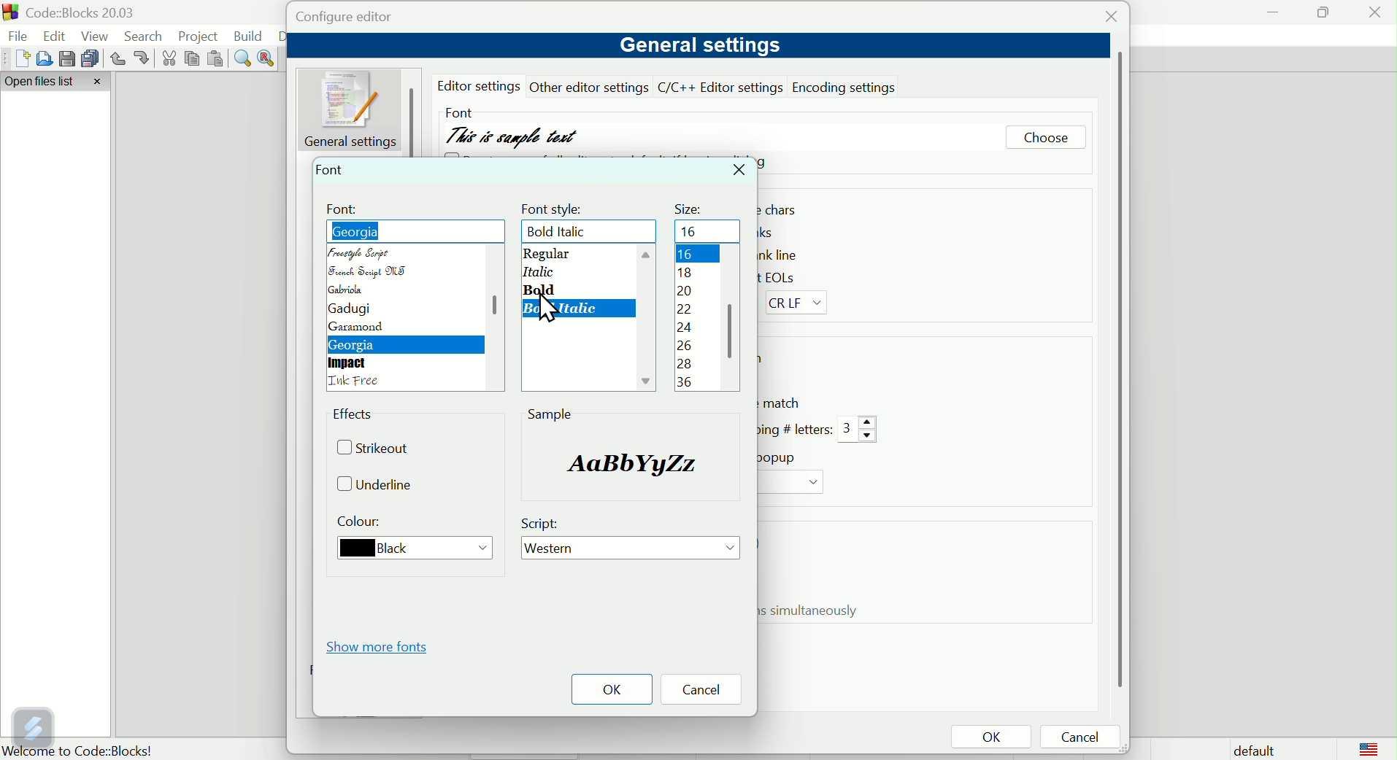  Describe the element at coordinates (632, 550) in the screenshot. I see `Western` at that location.